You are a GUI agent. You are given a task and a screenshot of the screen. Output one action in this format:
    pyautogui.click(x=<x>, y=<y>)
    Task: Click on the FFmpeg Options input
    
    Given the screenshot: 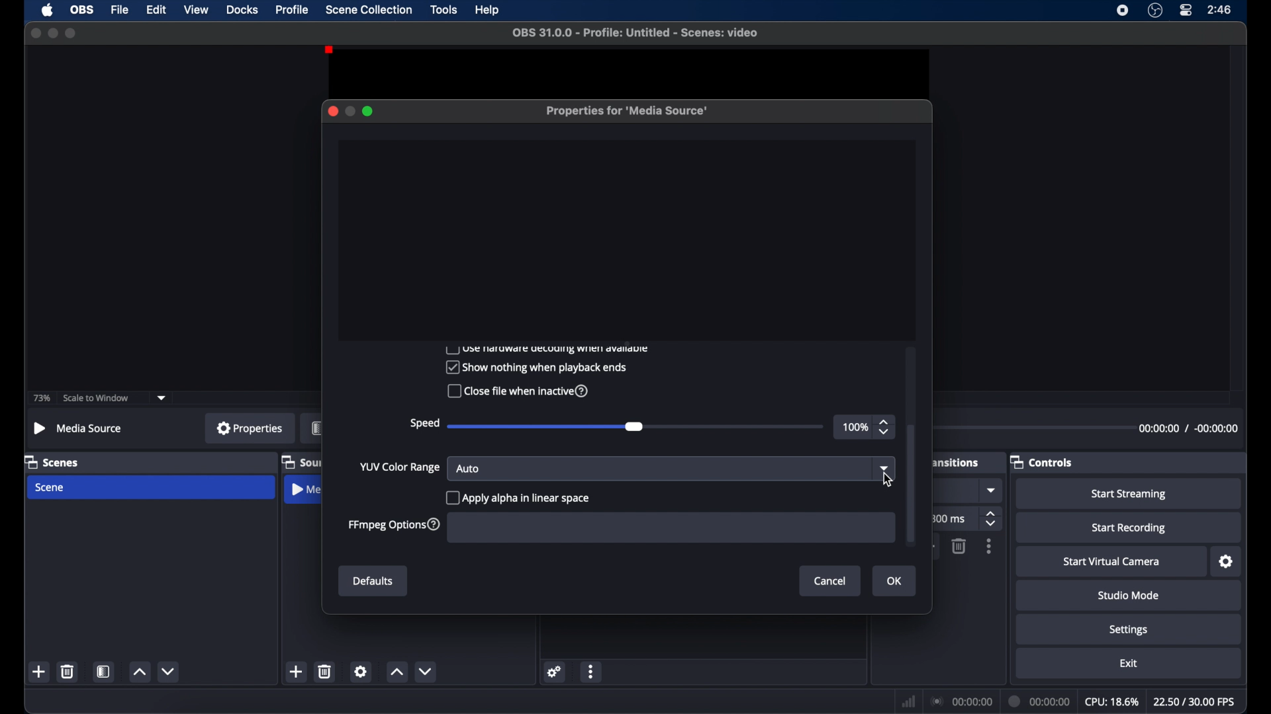 What is the action you would take?
    pyautogui.click(x=672, y=528)
    